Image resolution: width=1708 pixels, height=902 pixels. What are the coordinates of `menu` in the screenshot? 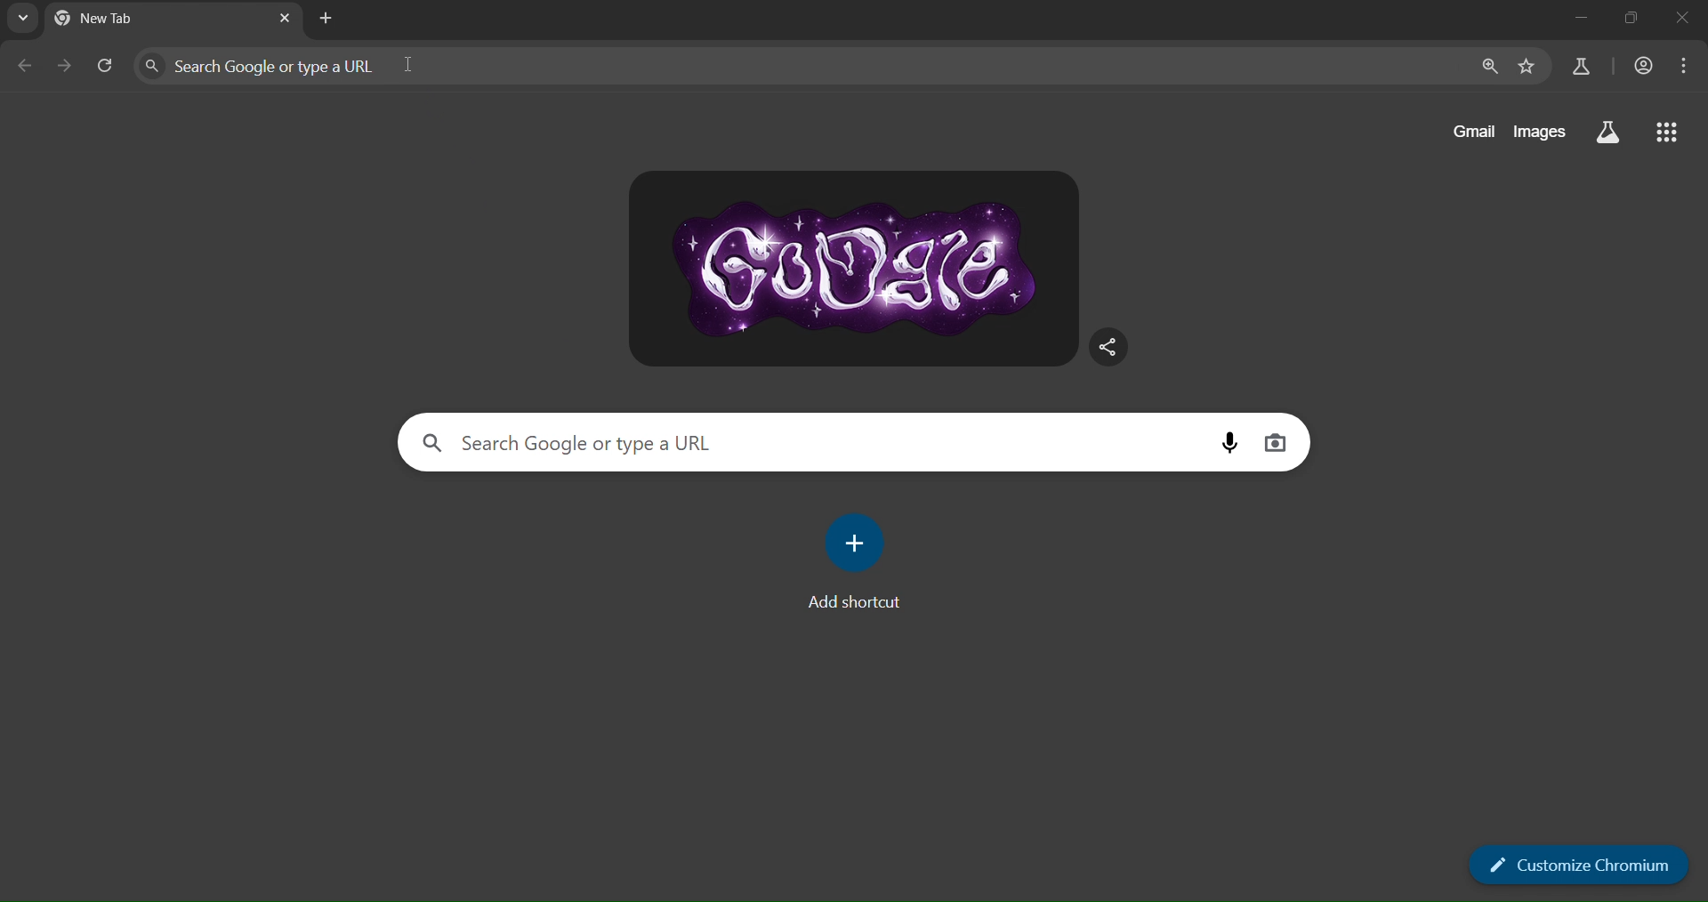 It's located at (1685, 65).